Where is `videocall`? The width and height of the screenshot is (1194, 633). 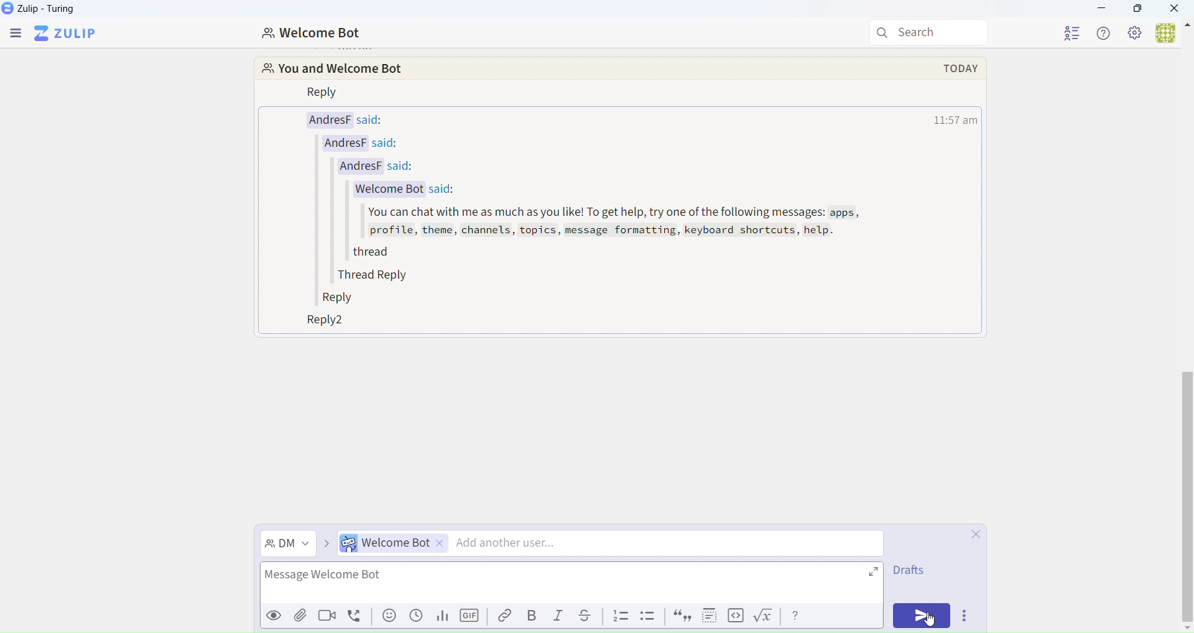
videocall is located at coordinates (330, 619).